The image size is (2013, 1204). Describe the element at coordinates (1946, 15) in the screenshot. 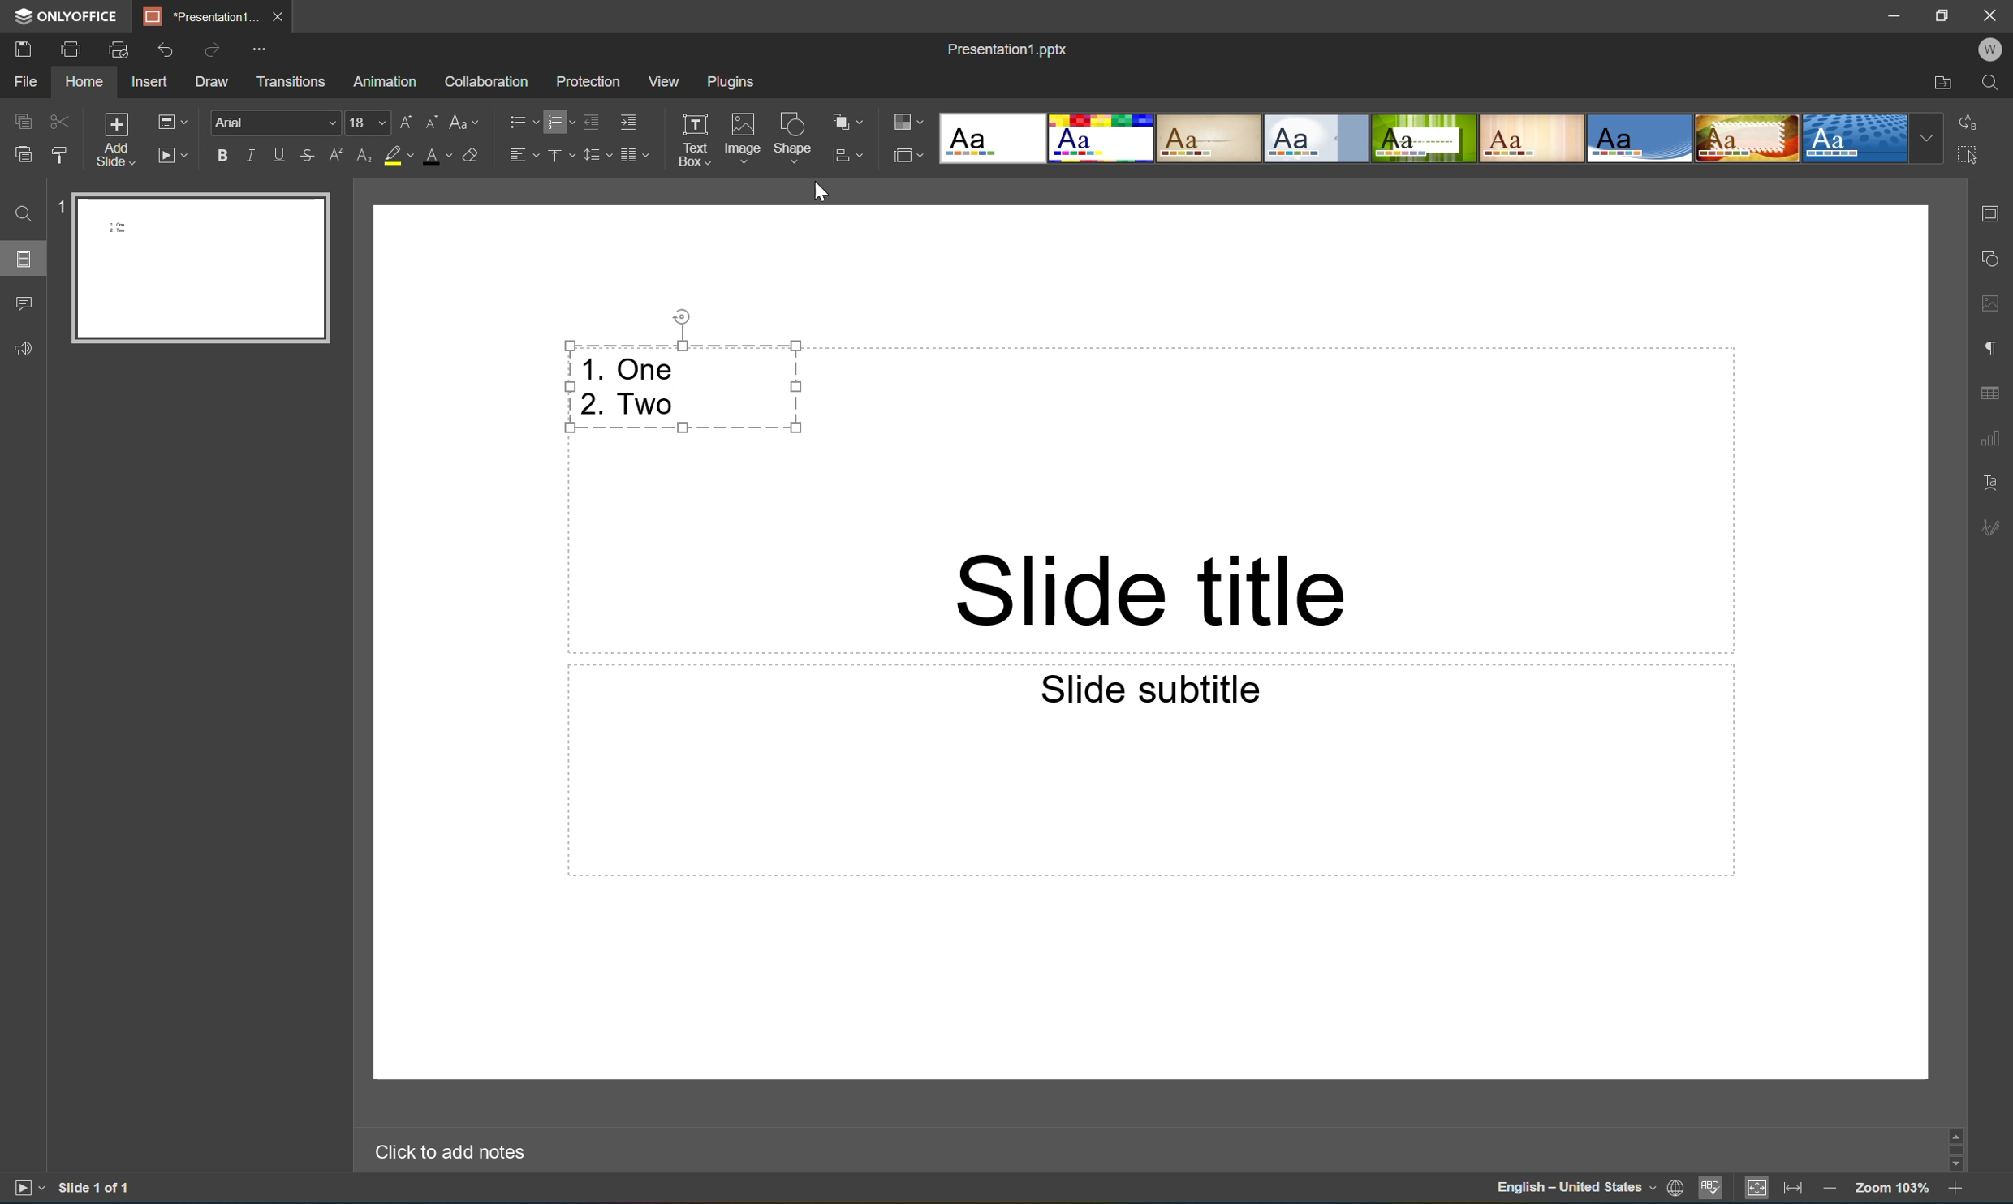

I see `Restore down` at that location.